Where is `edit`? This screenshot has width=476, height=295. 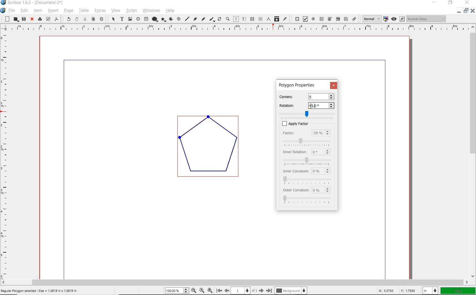
edit is located at coordinates (24, 10).